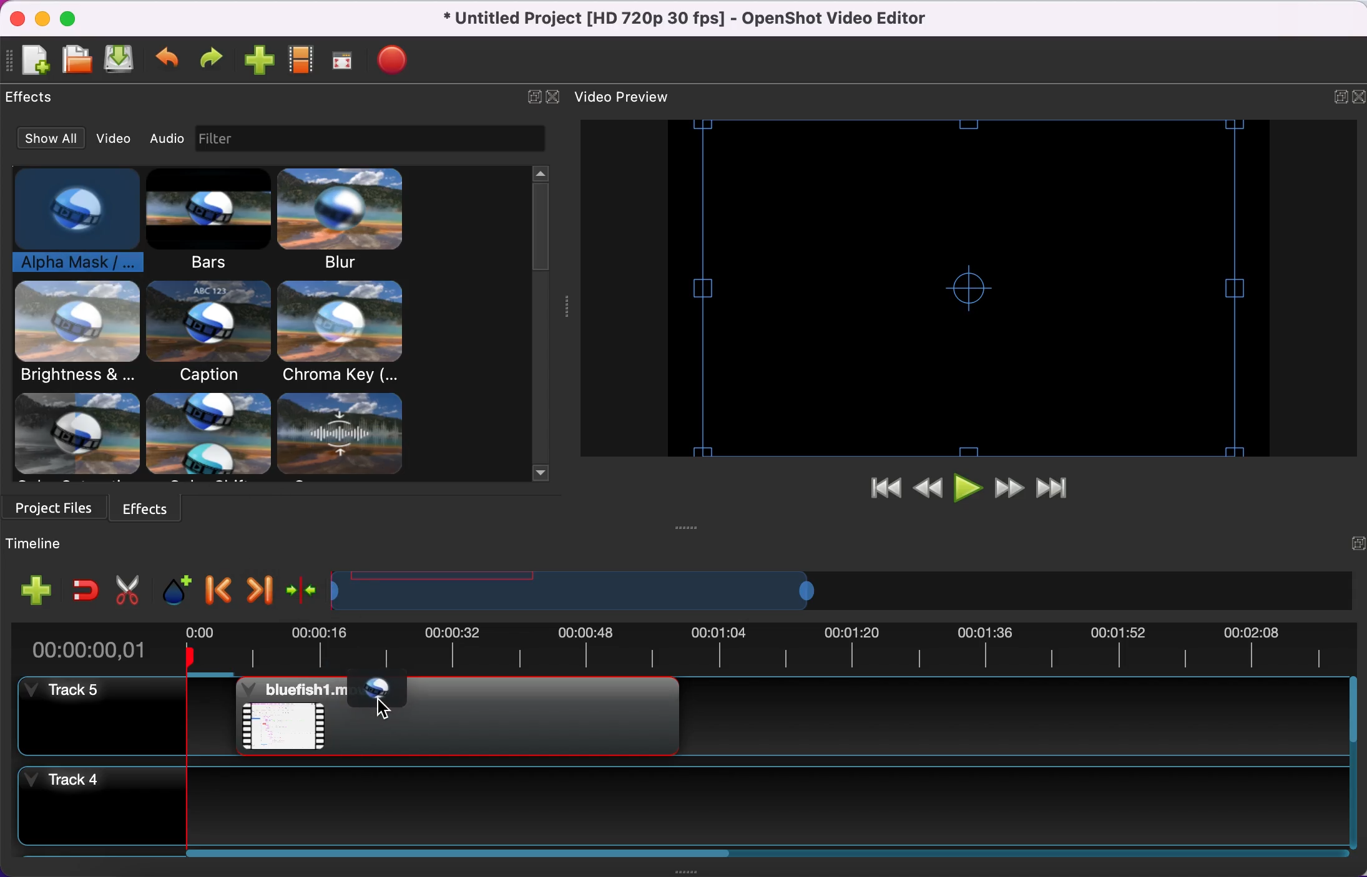 This screenshot has height=877, width=1367. I want to click on chroma key, so click(343, 332).